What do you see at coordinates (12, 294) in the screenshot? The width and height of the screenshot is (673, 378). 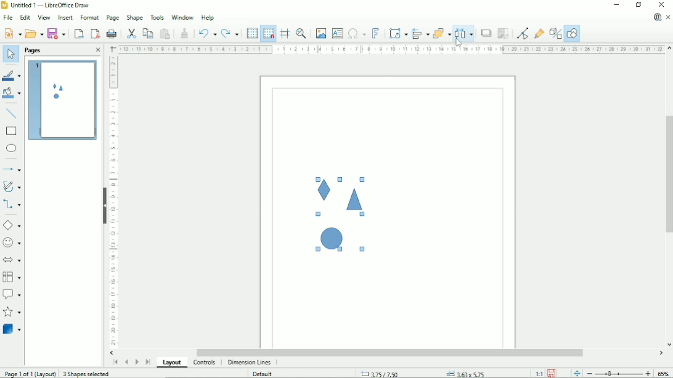 I see `Callout` at bounding box center [12, 294].